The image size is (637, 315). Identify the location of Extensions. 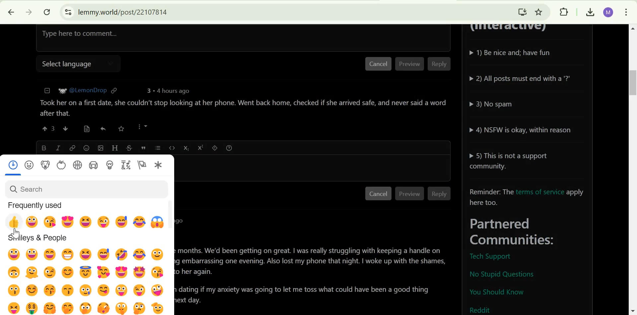
(564, 12).